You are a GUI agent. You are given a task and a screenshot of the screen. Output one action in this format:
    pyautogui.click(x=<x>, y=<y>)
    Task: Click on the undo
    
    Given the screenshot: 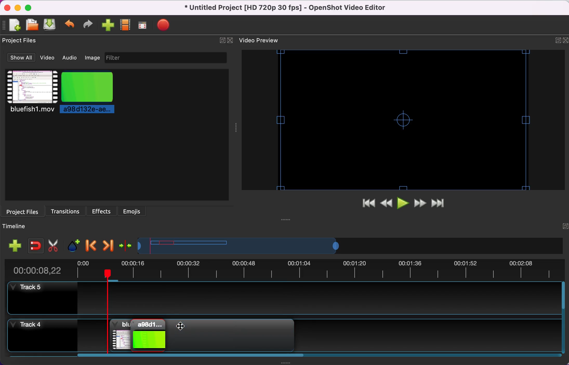 What is the action you would take?
    pyautogui.click(x=69, y=25)
    